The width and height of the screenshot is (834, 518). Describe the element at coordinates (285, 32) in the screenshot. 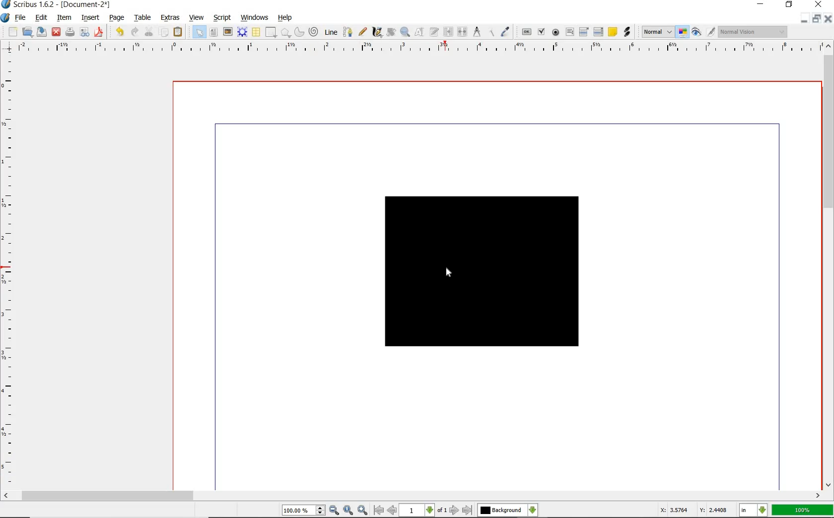

I see `polygon` at that location.